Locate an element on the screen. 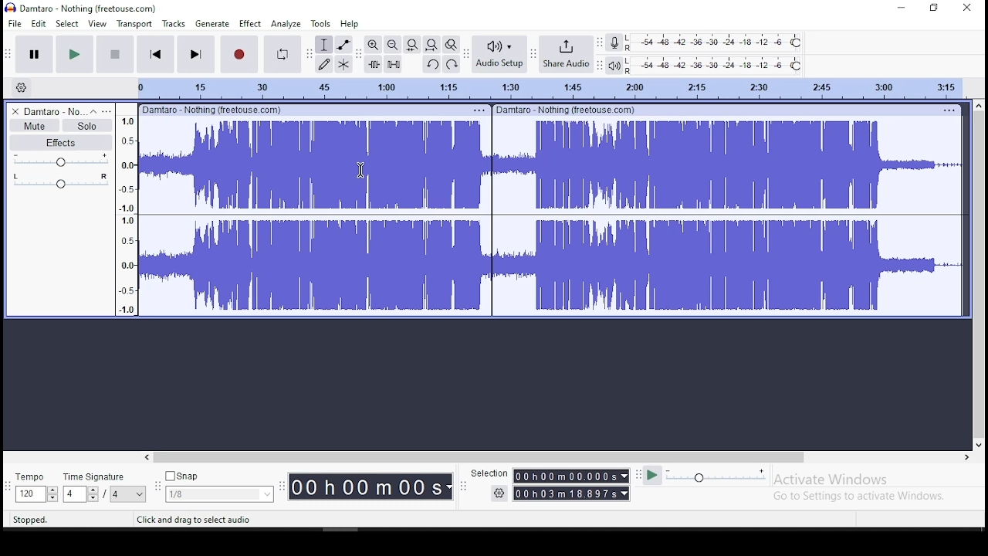 This screenshot has height=556, width=988. play is located at coordinates (73, 54).